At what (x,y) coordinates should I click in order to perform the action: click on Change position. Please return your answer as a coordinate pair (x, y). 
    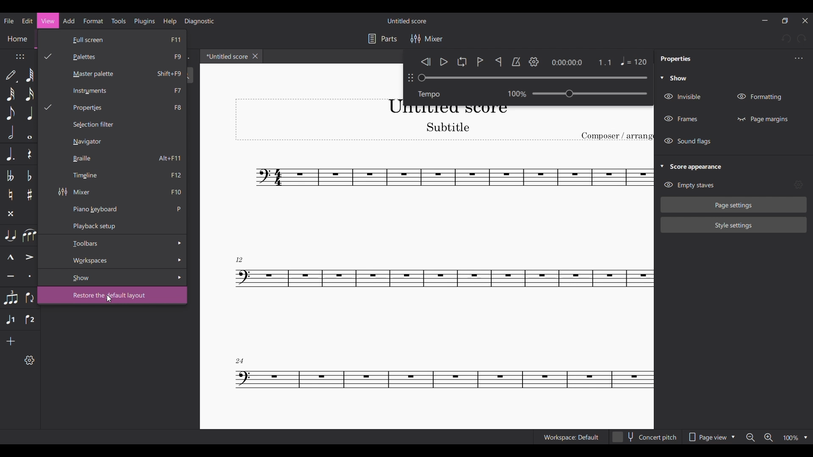
    Looking at the image, I should click on (410, 77).